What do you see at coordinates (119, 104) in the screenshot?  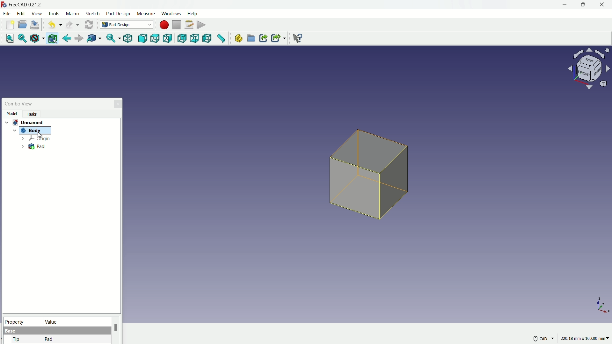 I see `close` at bounding box center [119, 104].